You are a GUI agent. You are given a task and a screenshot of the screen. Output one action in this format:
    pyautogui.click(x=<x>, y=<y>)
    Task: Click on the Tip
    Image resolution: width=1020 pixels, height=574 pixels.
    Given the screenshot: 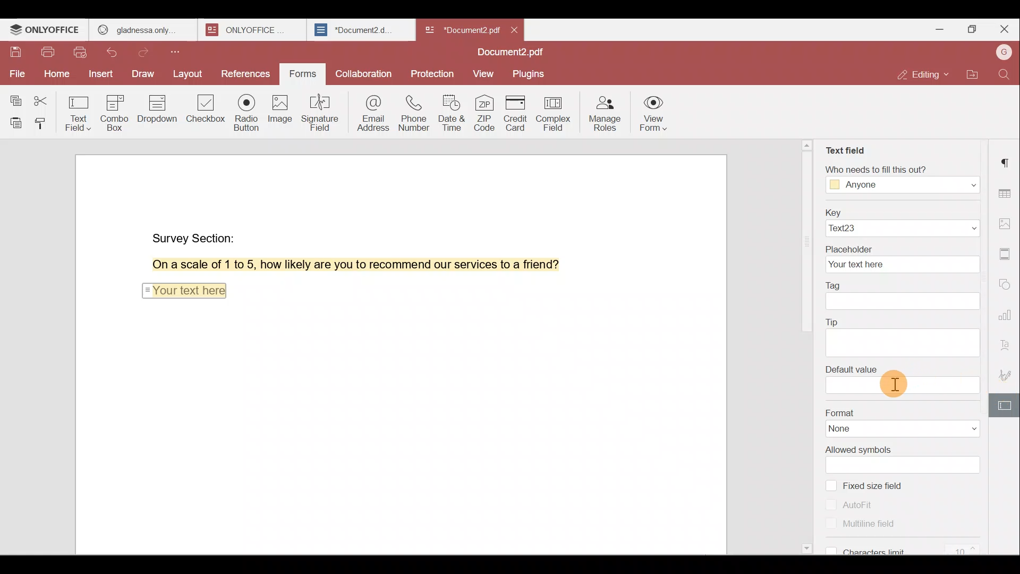 What is the action you would take?
    pyautogui.click(x=906, y=334)
    